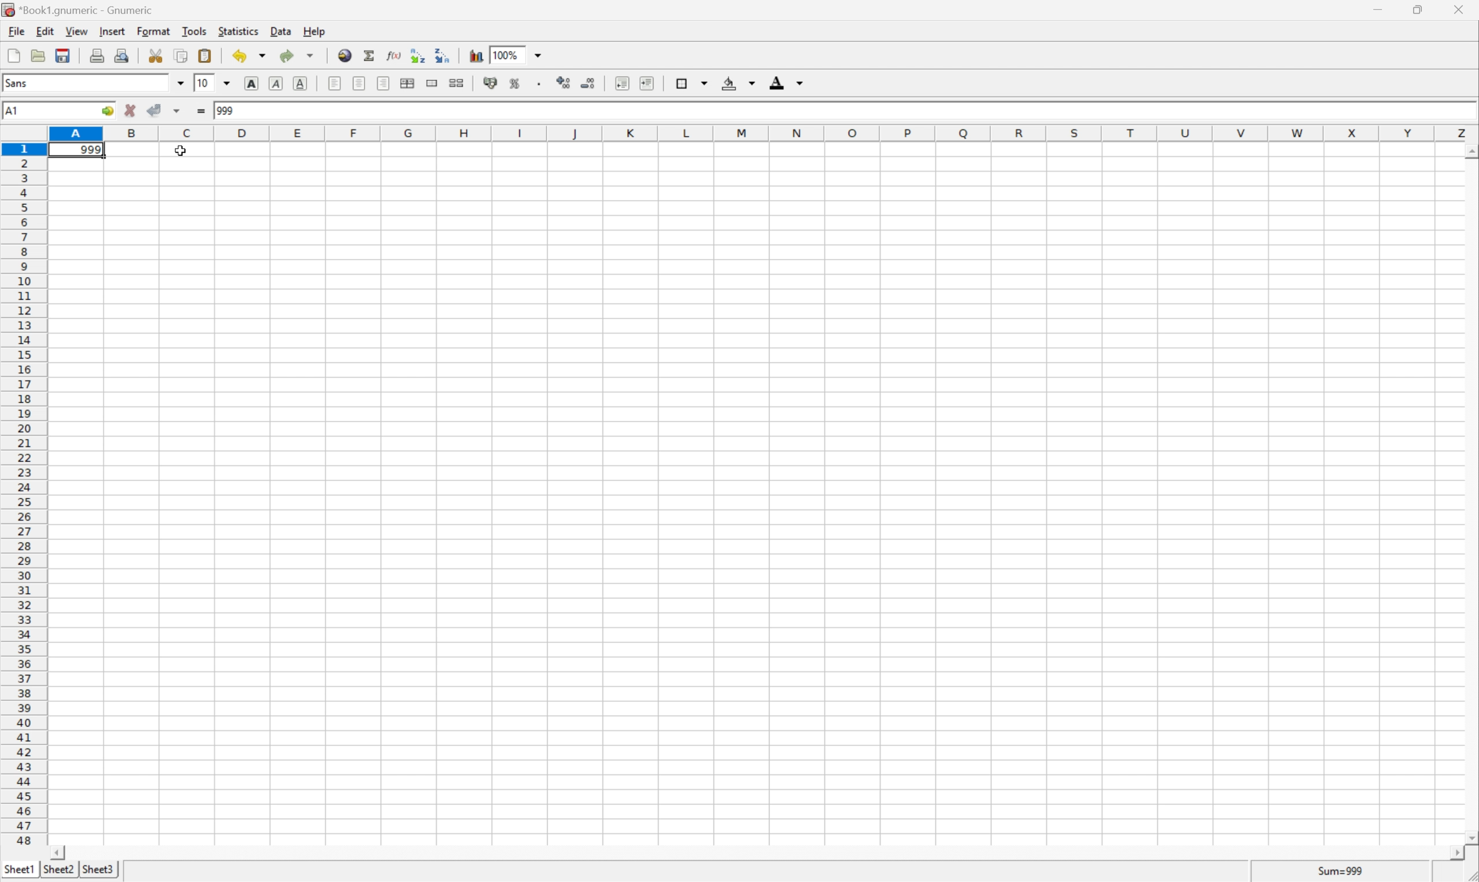  I want to click on print preview, so click(124, 56).